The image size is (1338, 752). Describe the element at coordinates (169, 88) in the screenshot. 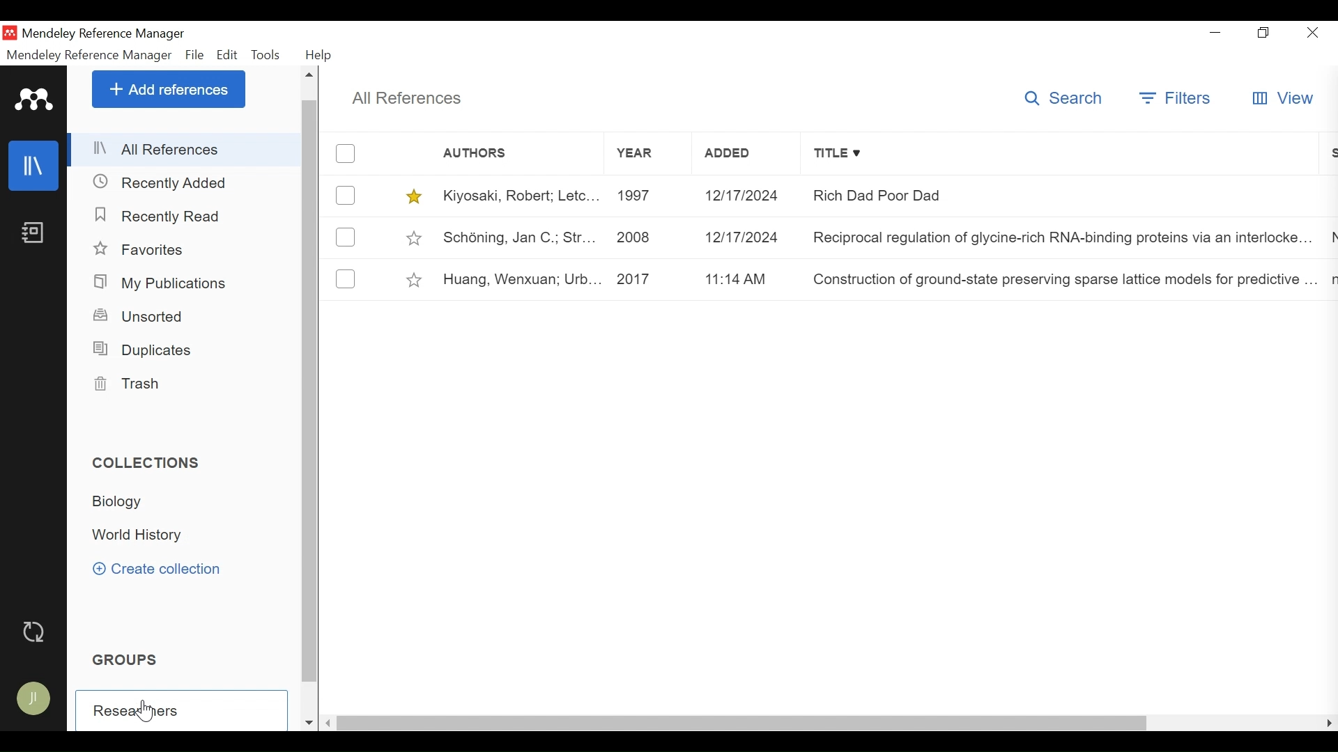

I see `Add References` at that location.